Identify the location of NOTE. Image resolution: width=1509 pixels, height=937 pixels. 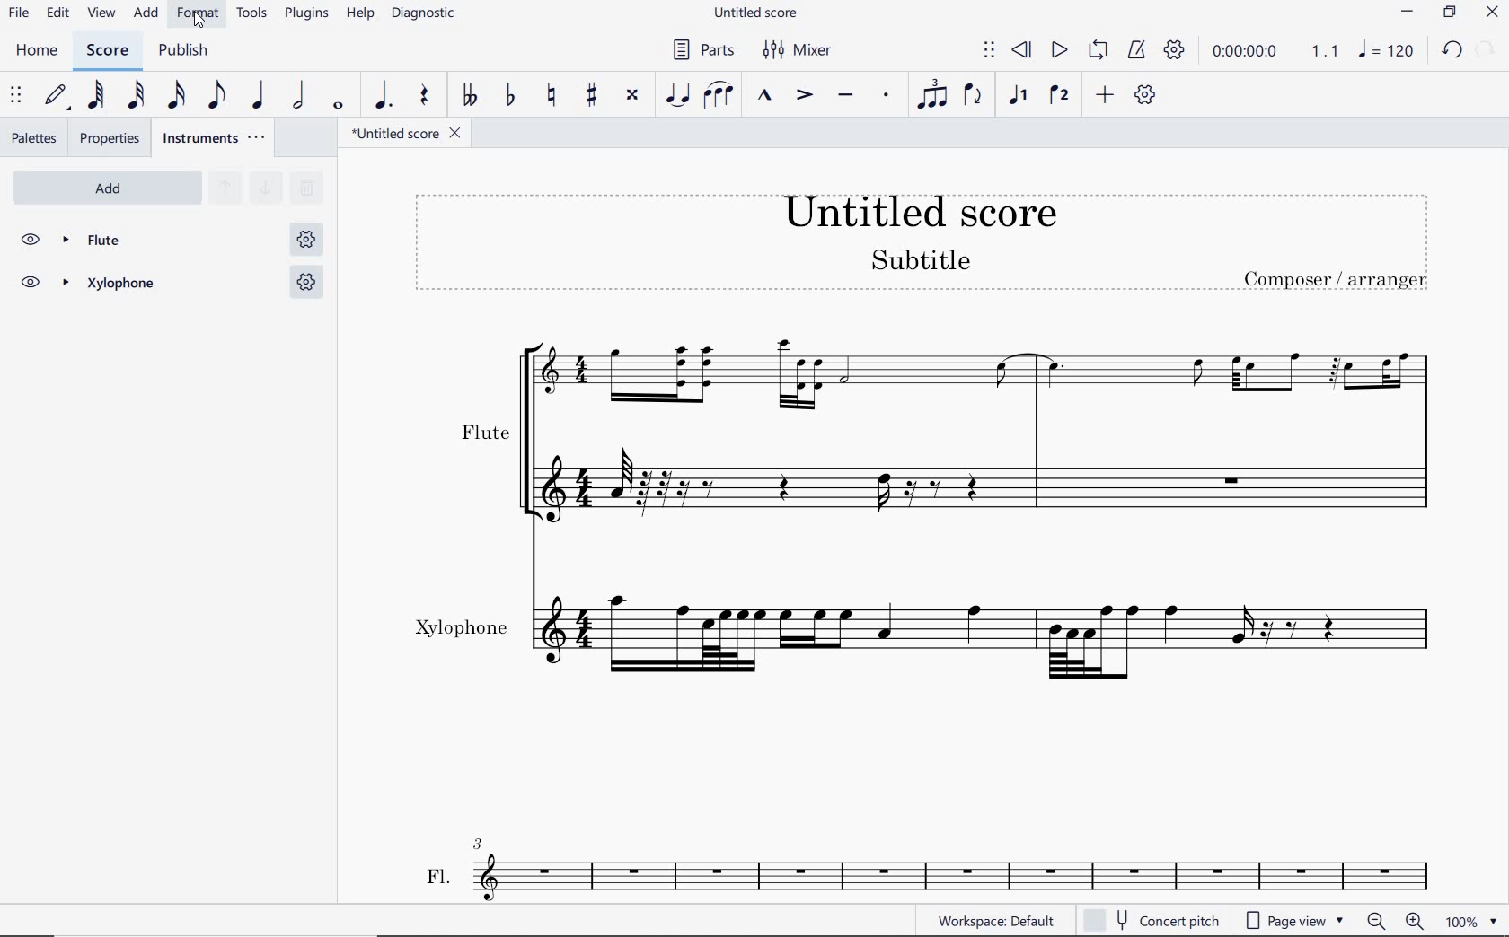
(1384, 52).